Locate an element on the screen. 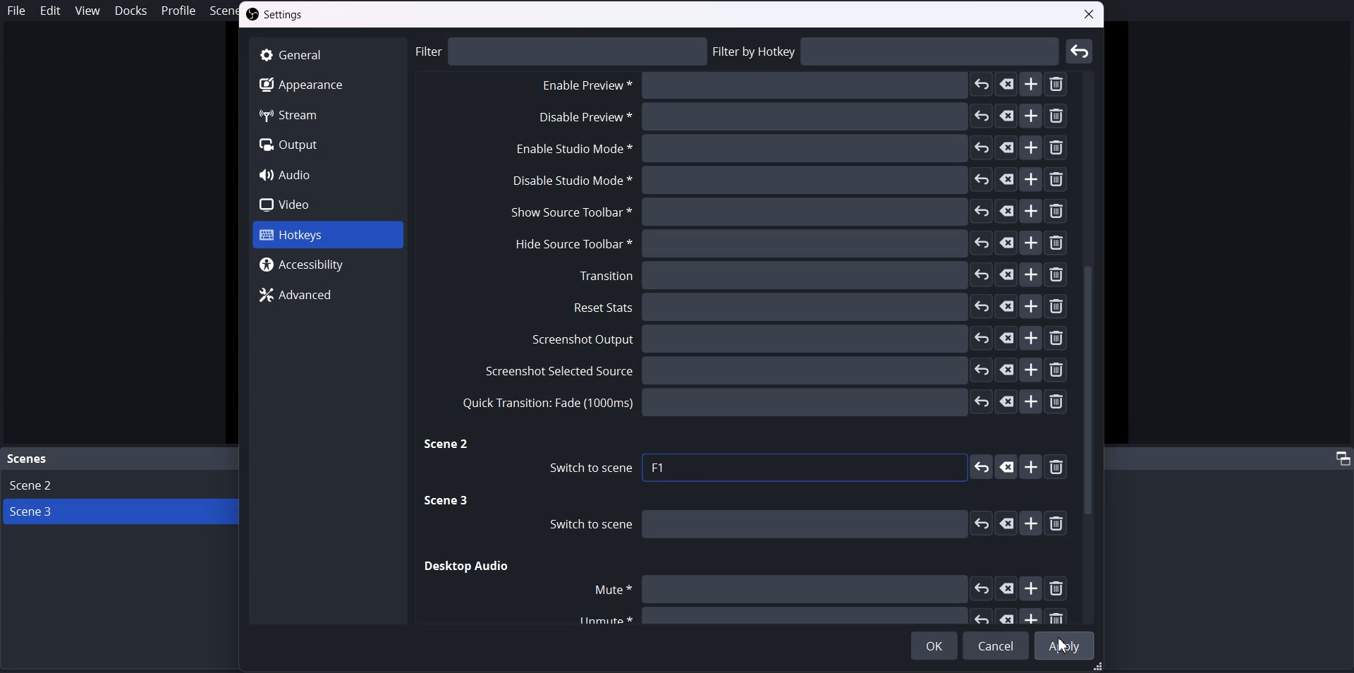  Cancel is located at coordinates (996, 645).